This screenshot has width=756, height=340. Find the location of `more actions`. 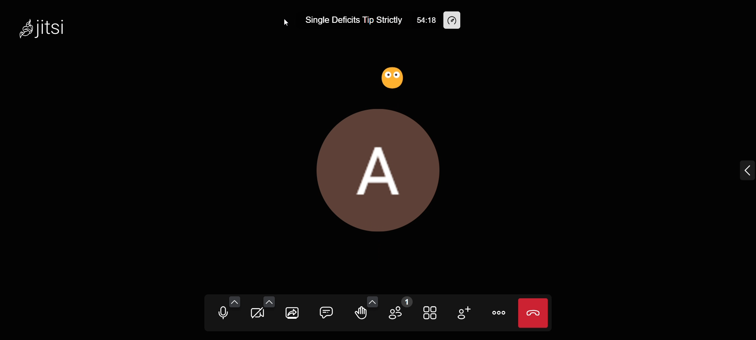

more actions is located at coordinates (499, 313).